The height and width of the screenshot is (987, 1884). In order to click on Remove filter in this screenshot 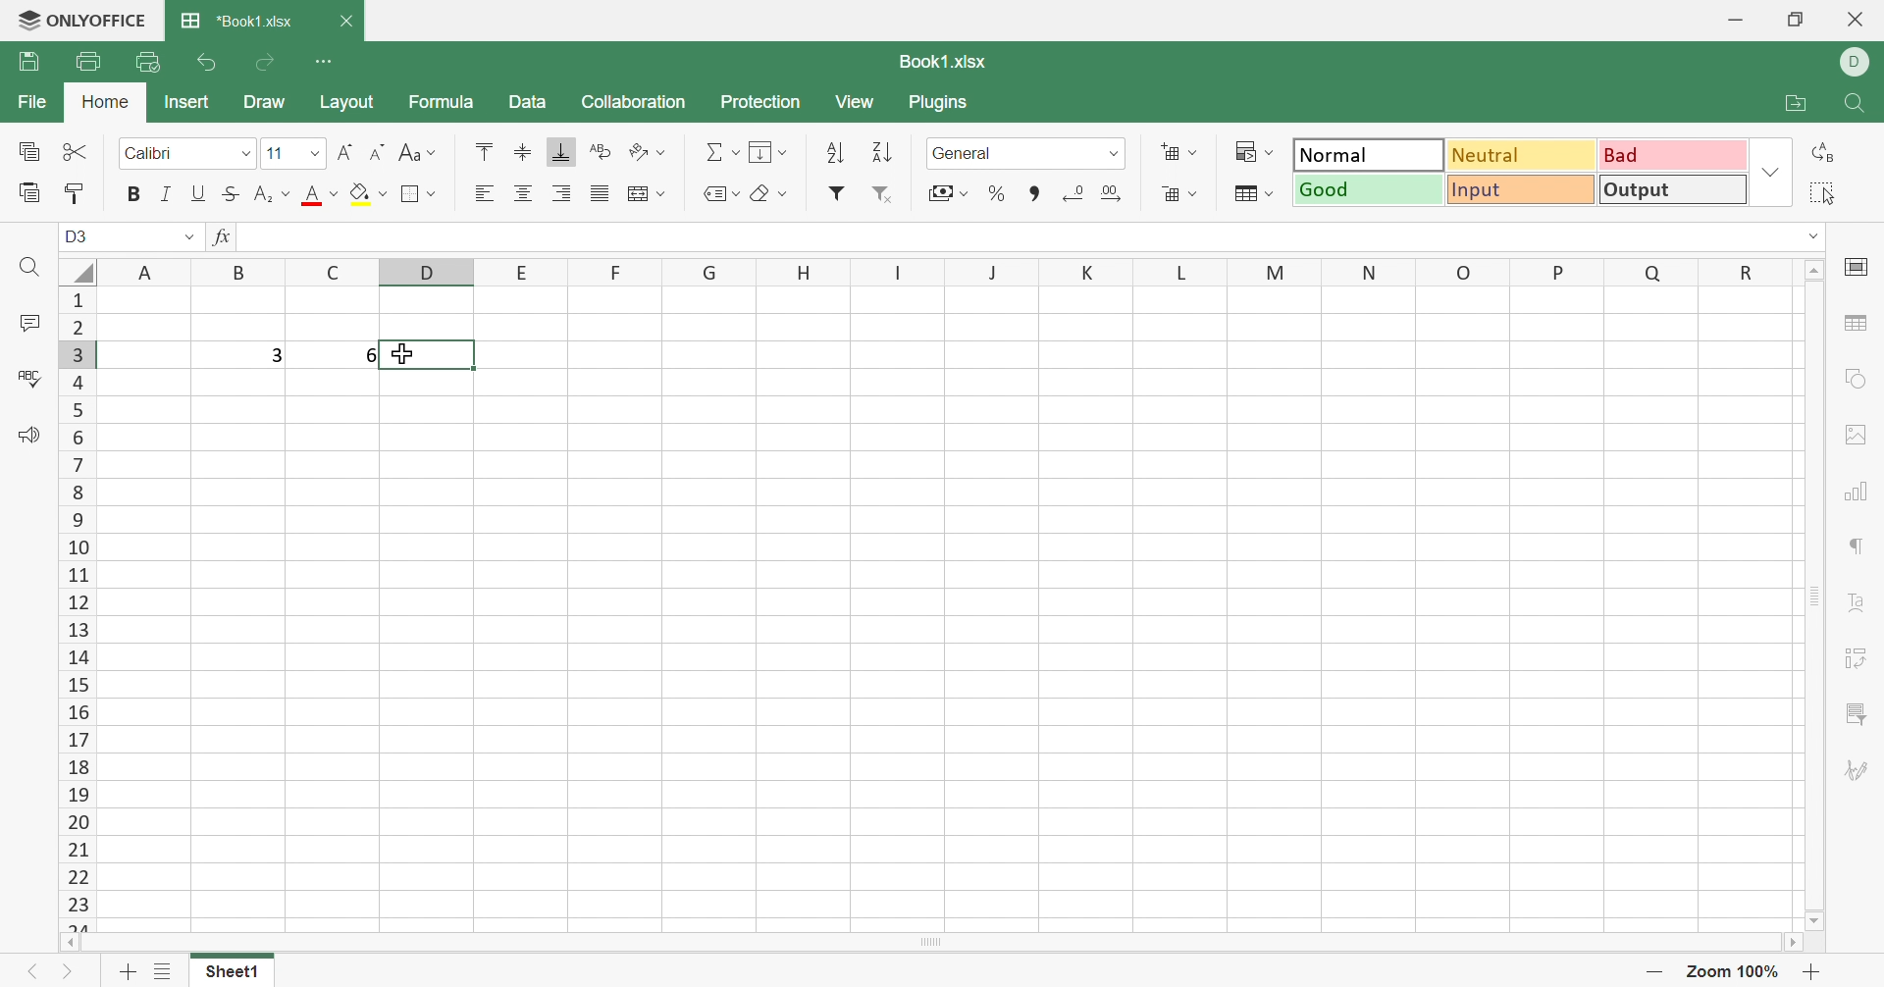, I will do `click(878, 191)`.